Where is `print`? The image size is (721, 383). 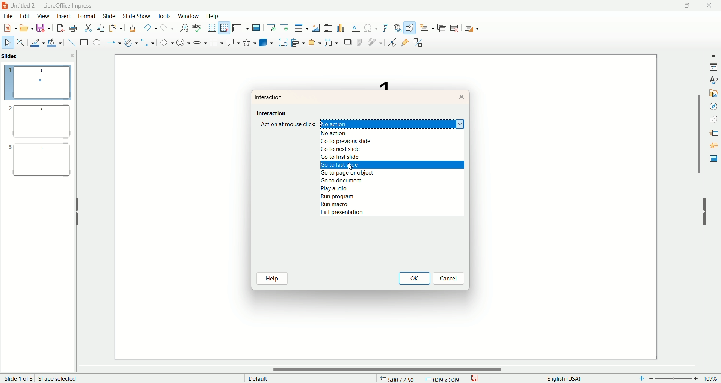
print is located at coordinates (73, 28).